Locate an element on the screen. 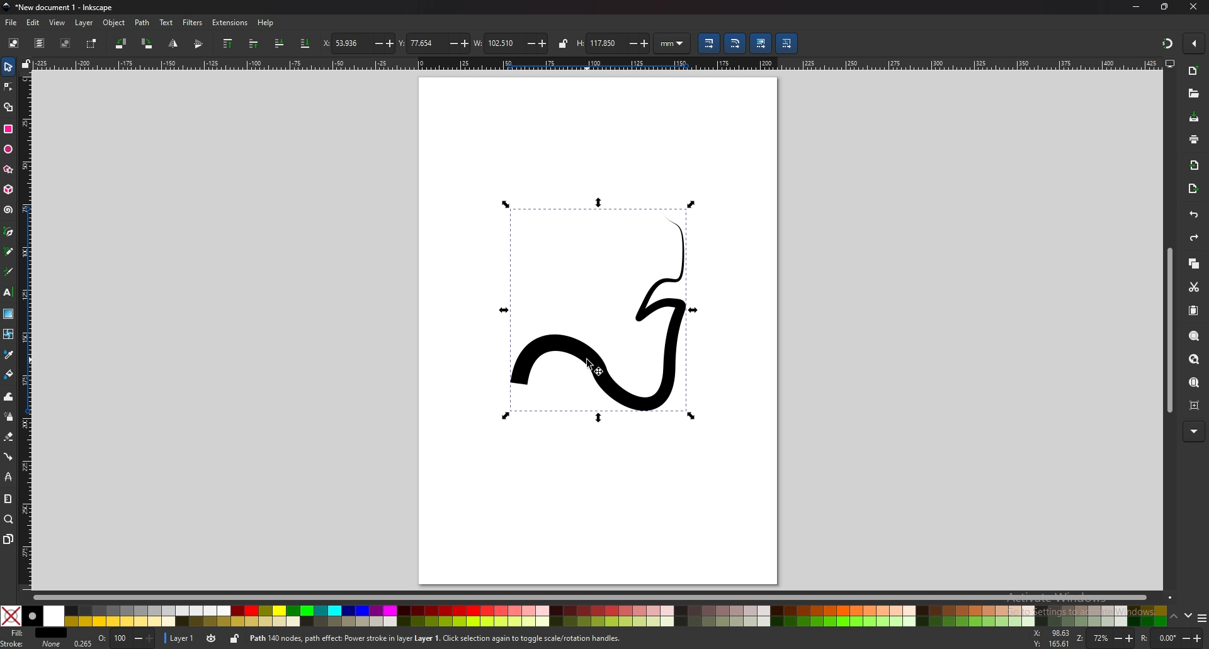  move patterns is located at coordinates (786, 43).